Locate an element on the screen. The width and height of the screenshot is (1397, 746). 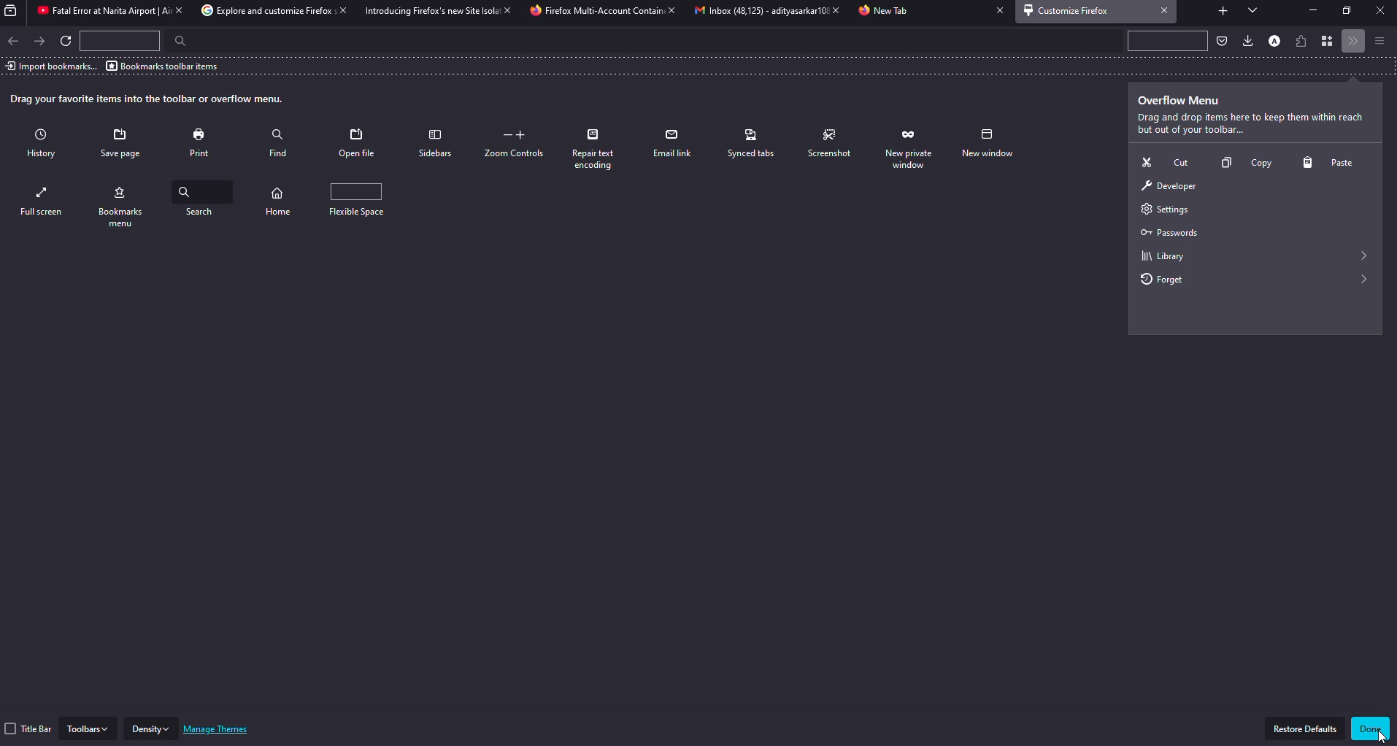
overflow menu is located at coordinates (1182, 101).